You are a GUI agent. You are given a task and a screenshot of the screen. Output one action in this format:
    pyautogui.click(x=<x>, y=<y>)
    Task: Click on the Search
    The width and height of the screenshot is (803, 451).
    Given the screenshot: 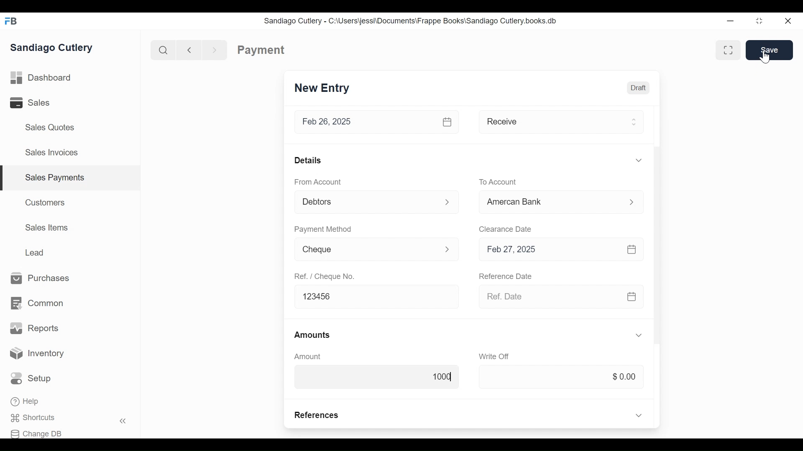 What is the action you would take?
    pyautogui.click(x=161, y=50)
    